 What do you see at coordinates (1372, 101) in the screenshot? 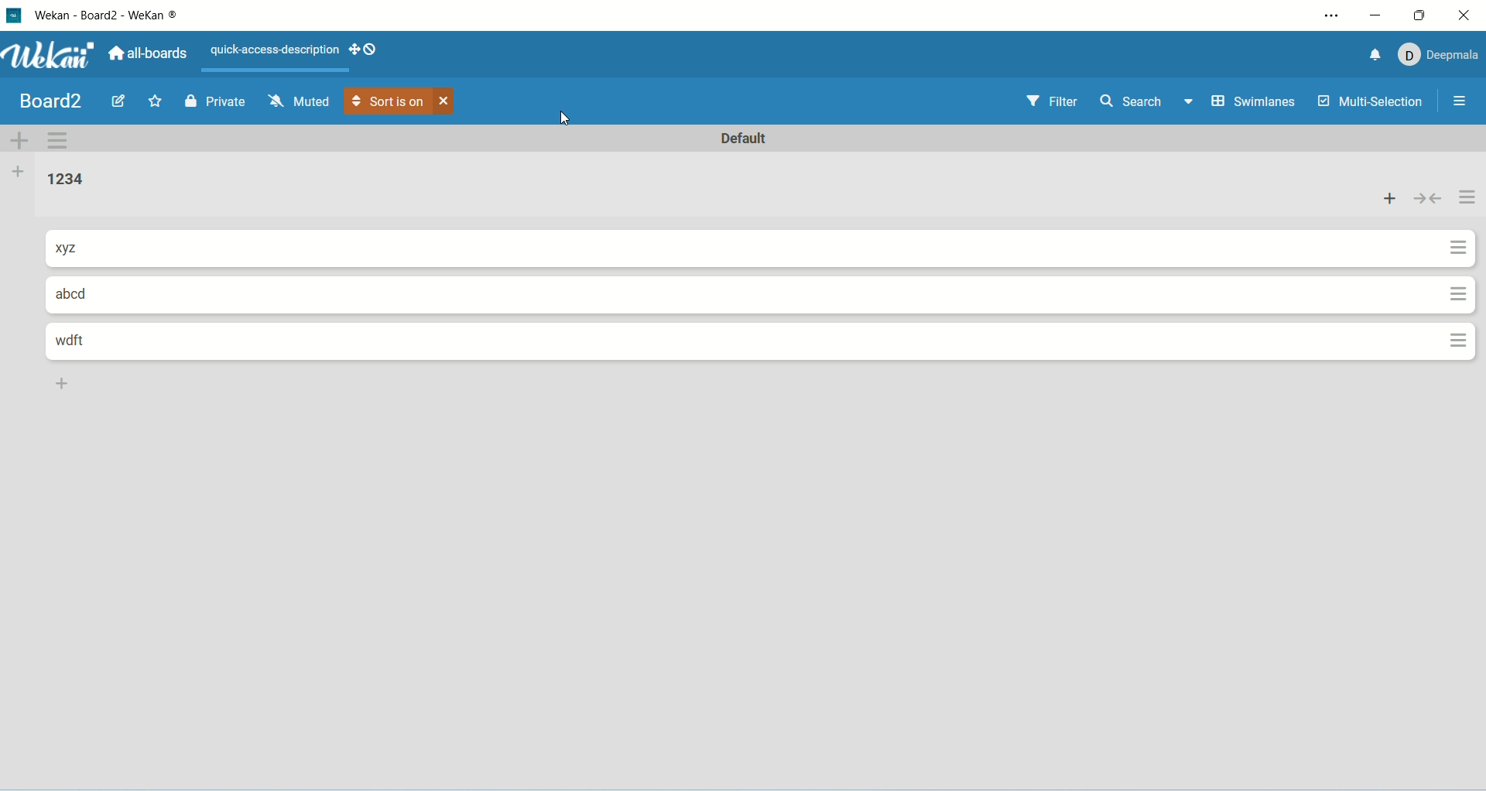
I see `multi-selection` at bounding box center [1372, 101].